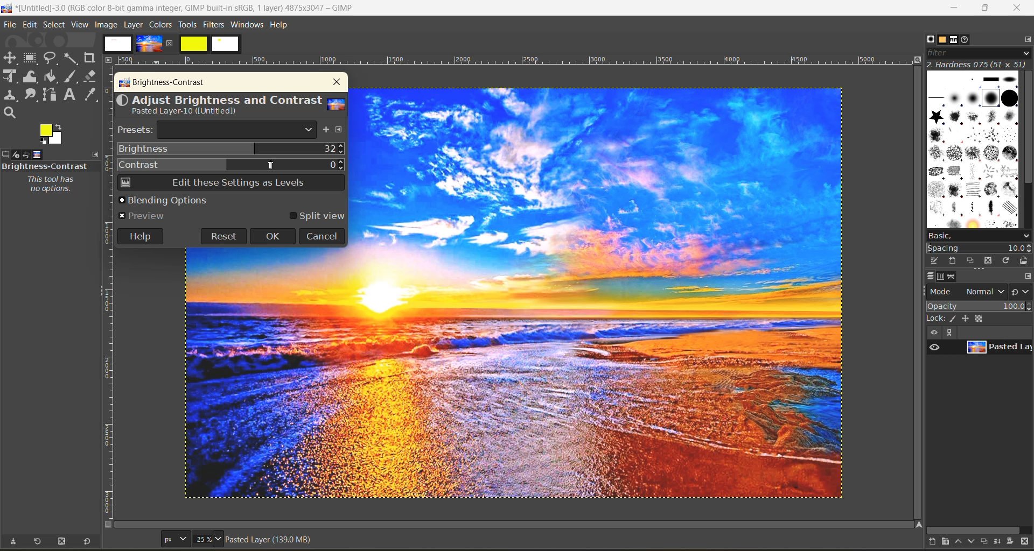 The image size is (1034, 551). I want to click on edit, so click(935, 260).